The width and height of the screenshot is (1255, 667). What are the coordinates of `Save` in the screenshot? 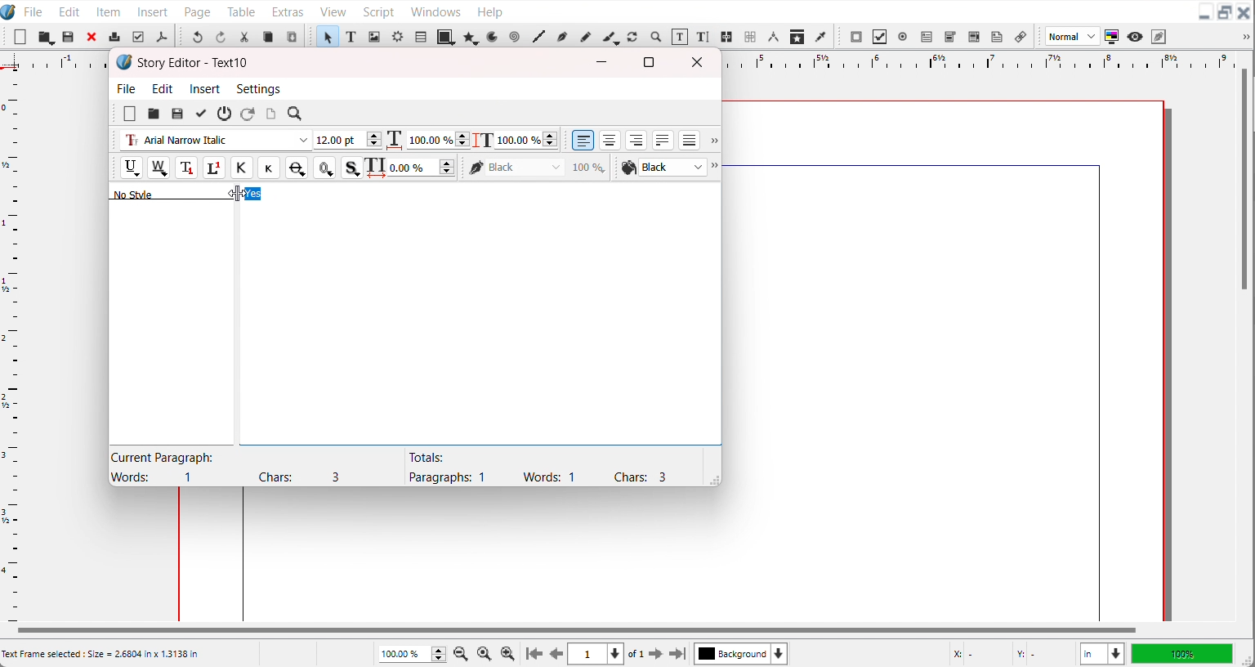 It's located at (177, 114).